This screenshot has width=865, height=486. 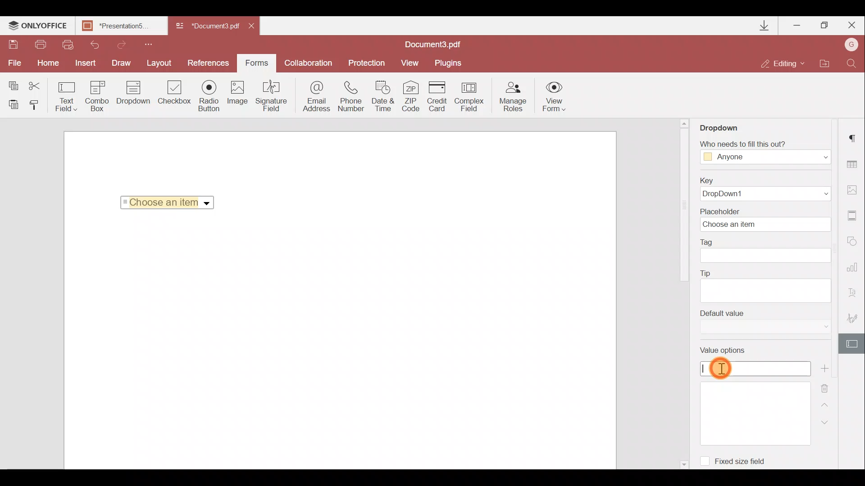 What do you see at coordinates (173, 94) in the screenshot?
I see `Checkbox` at bounding box center [173, 94].